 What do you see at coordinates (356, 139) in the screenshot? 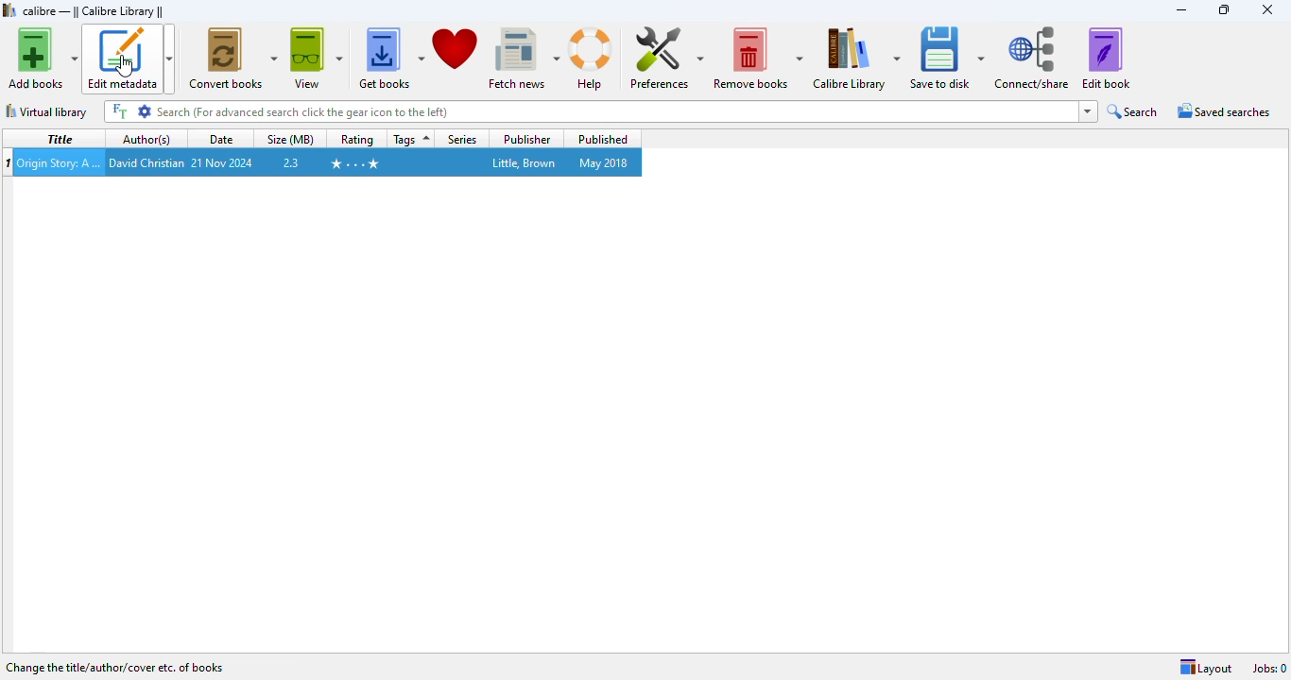
I see `rating` at bounding box center [356, 139].